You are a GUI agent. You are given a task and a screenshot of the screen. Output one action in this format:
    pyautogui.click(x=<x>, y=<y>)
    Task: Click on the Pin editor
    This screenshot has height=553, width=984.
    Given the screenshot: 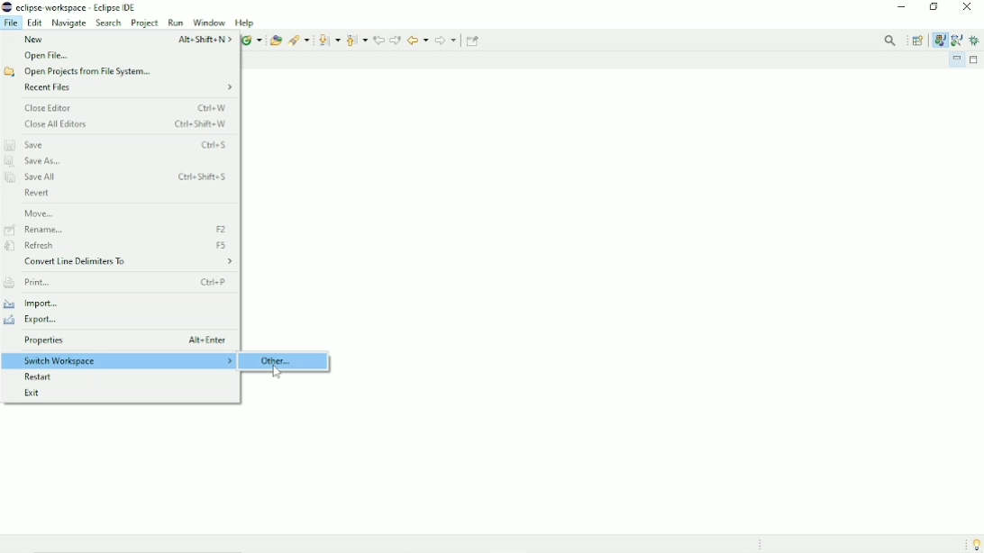 What is the action you would take?
    pyautogui.click(x=474, y=41)
    